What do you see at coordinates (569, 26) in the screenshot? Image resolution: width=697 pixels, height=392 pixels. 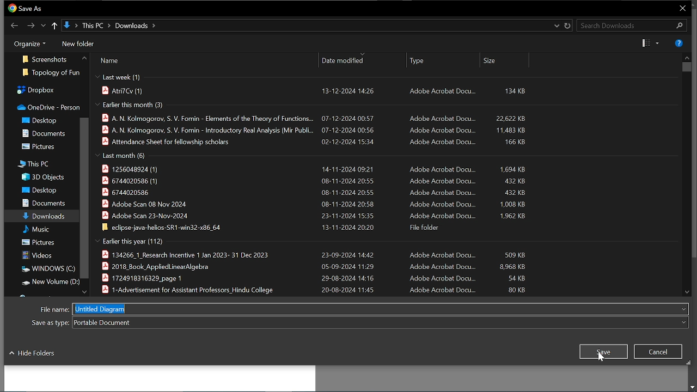 I see `Refresh` at bounding box center [569, 26].